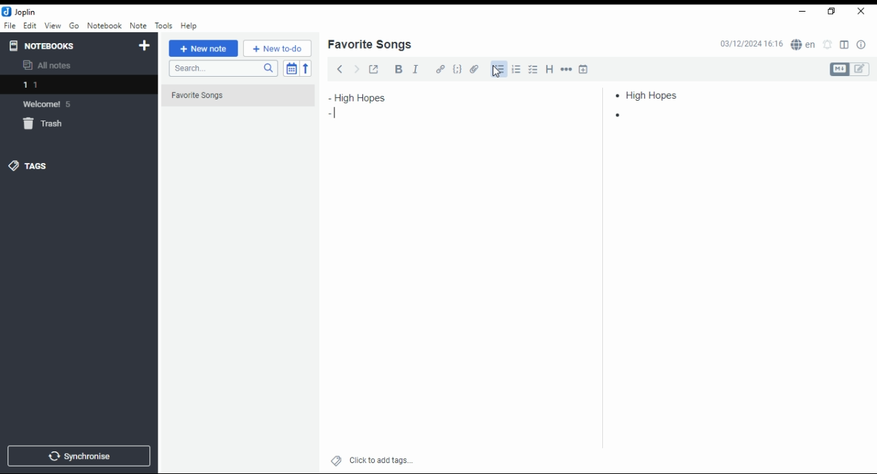 Image resolution: width=877 pixels, height=474 pixels. What do you see at coordinates (800, 12) in the screenshot?
I see `minimize` at bounding box center [800, 12].